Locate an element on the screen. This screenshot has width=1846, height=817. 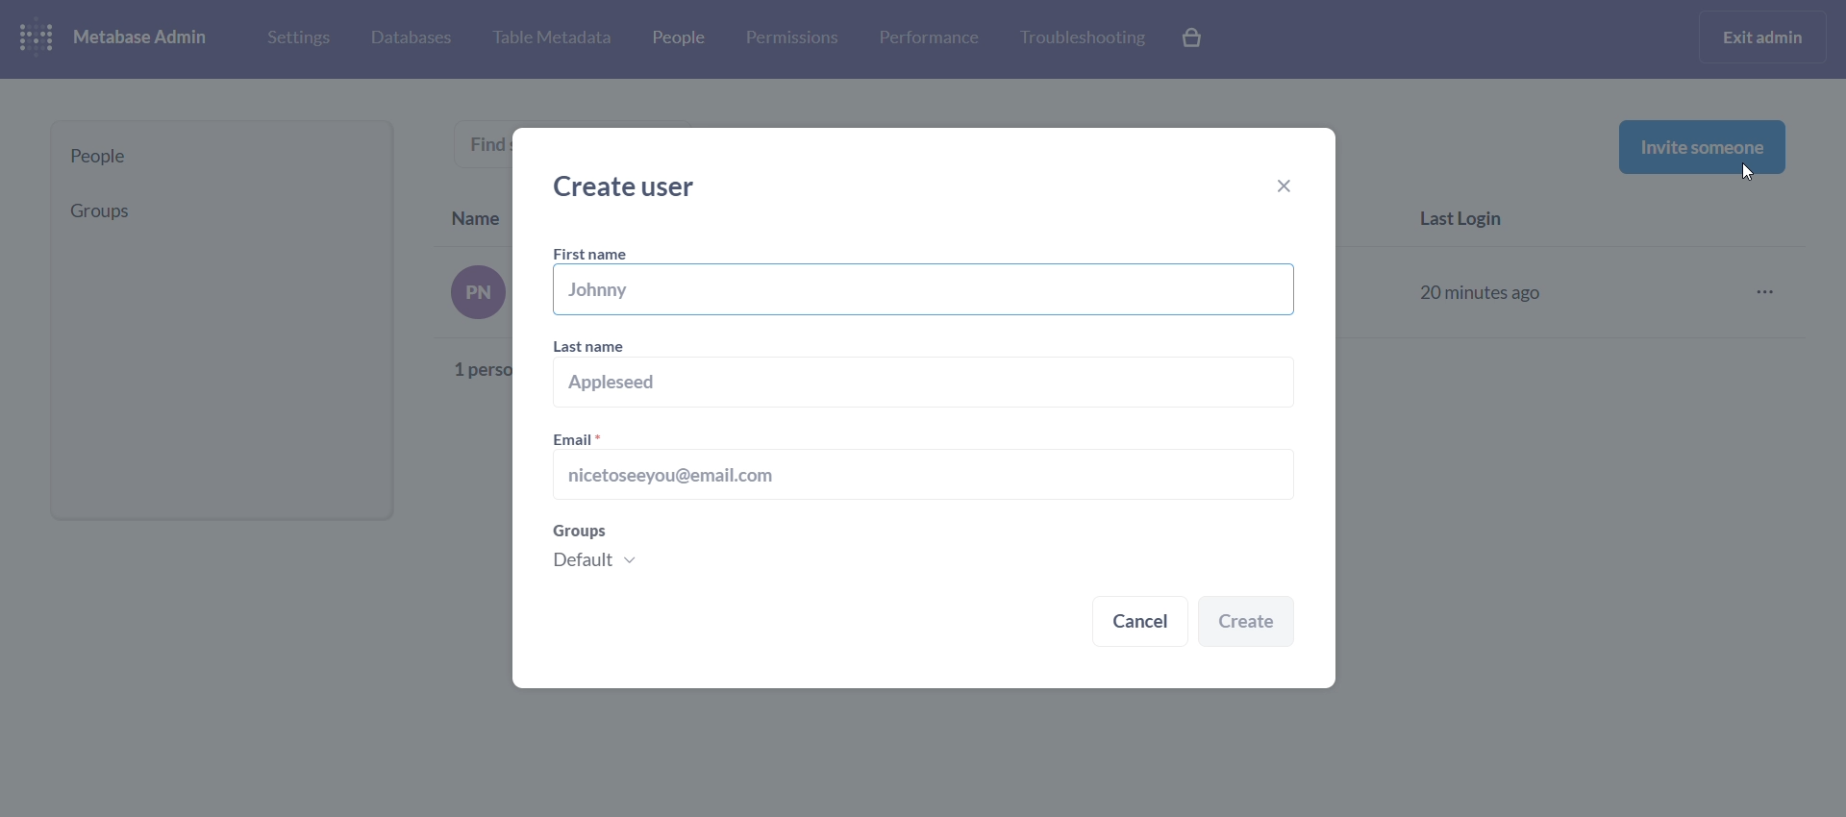
cursor is located at coordinates (1750, 176).